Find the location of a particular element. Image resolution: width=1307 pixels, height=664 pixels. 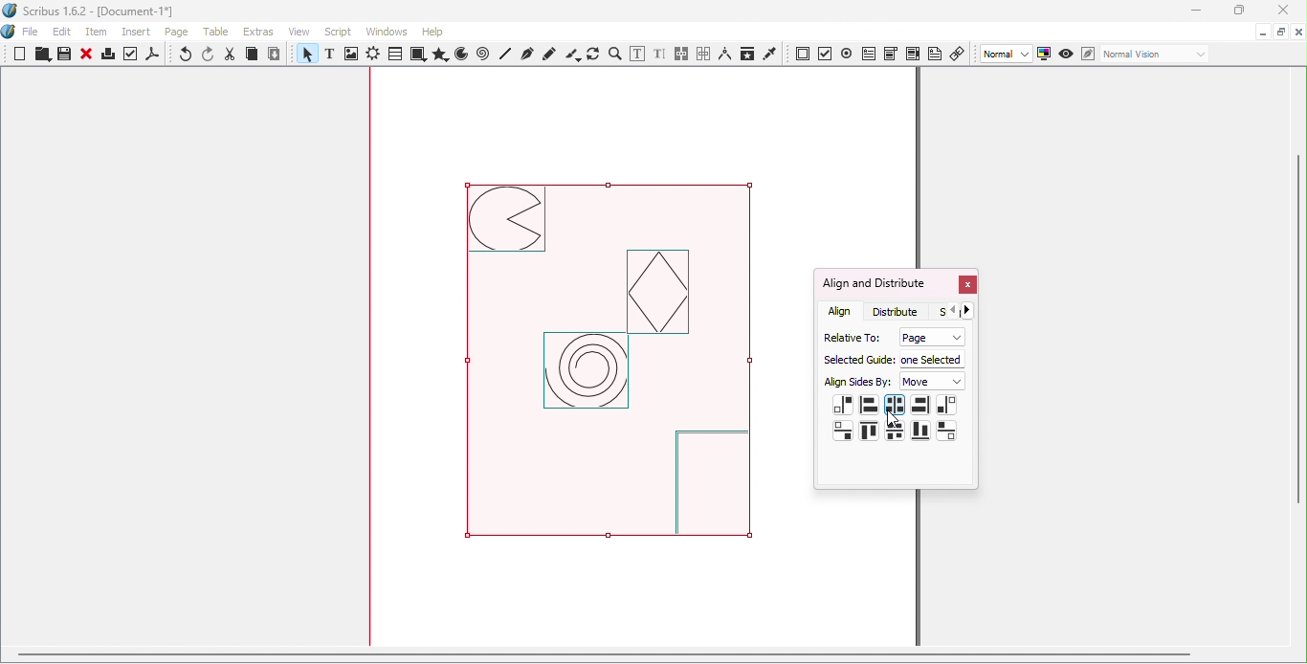

Edit in Preview mode is located at coordinates (1087, 53).